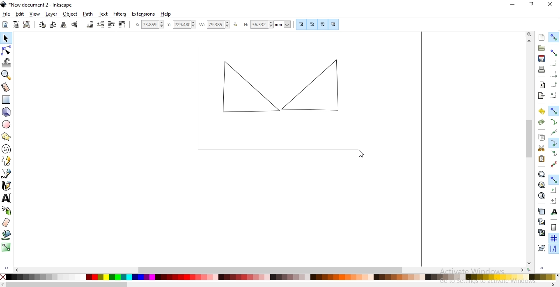 The image size is (560, 287). What do you see at coordinates (554, 180) in the screenshot?
I see `snap other points` at bounding box center [554, 180].